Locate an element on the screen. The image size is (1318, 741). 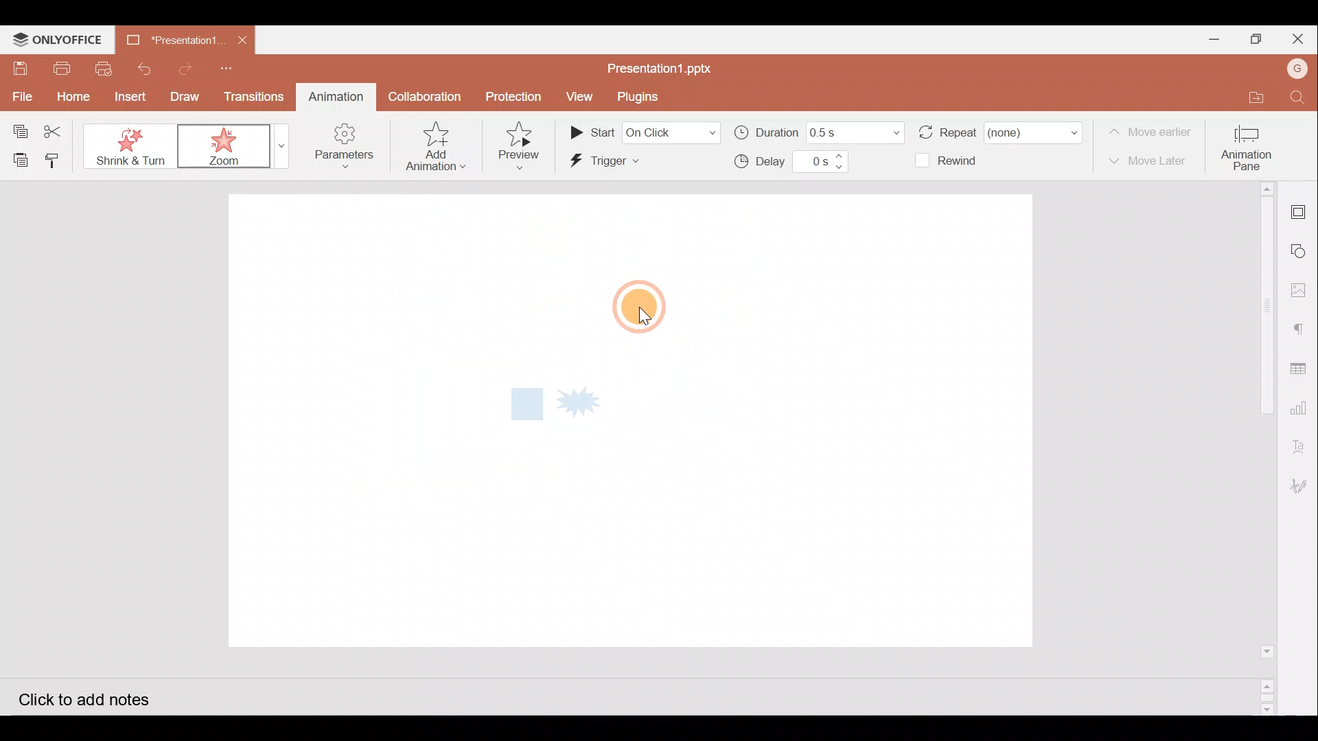
Paste is located at coordinates (17, 161).